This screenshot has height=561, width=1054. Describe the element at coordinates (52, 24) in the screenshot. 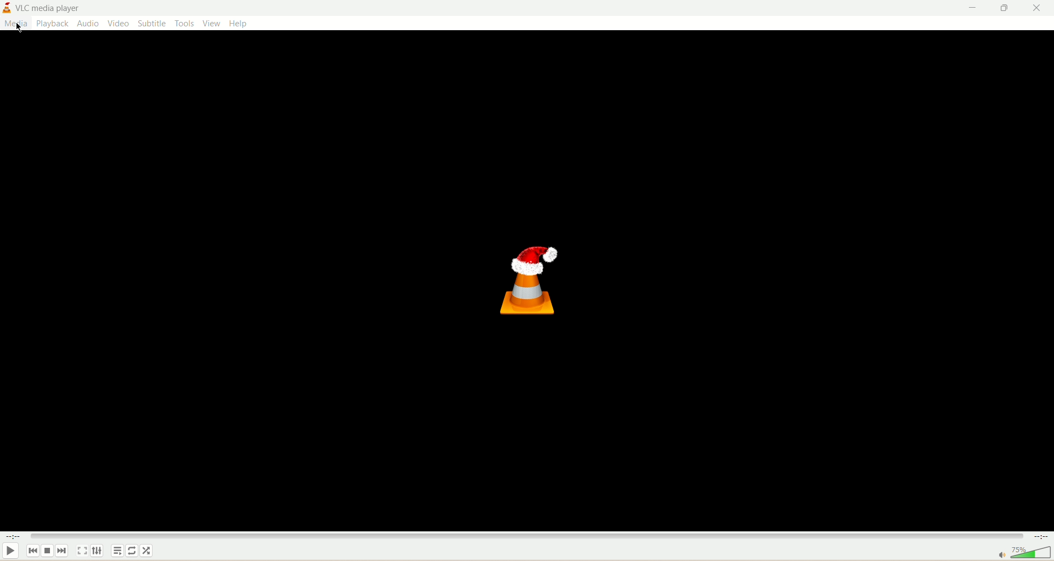

I see `playback` at that location.